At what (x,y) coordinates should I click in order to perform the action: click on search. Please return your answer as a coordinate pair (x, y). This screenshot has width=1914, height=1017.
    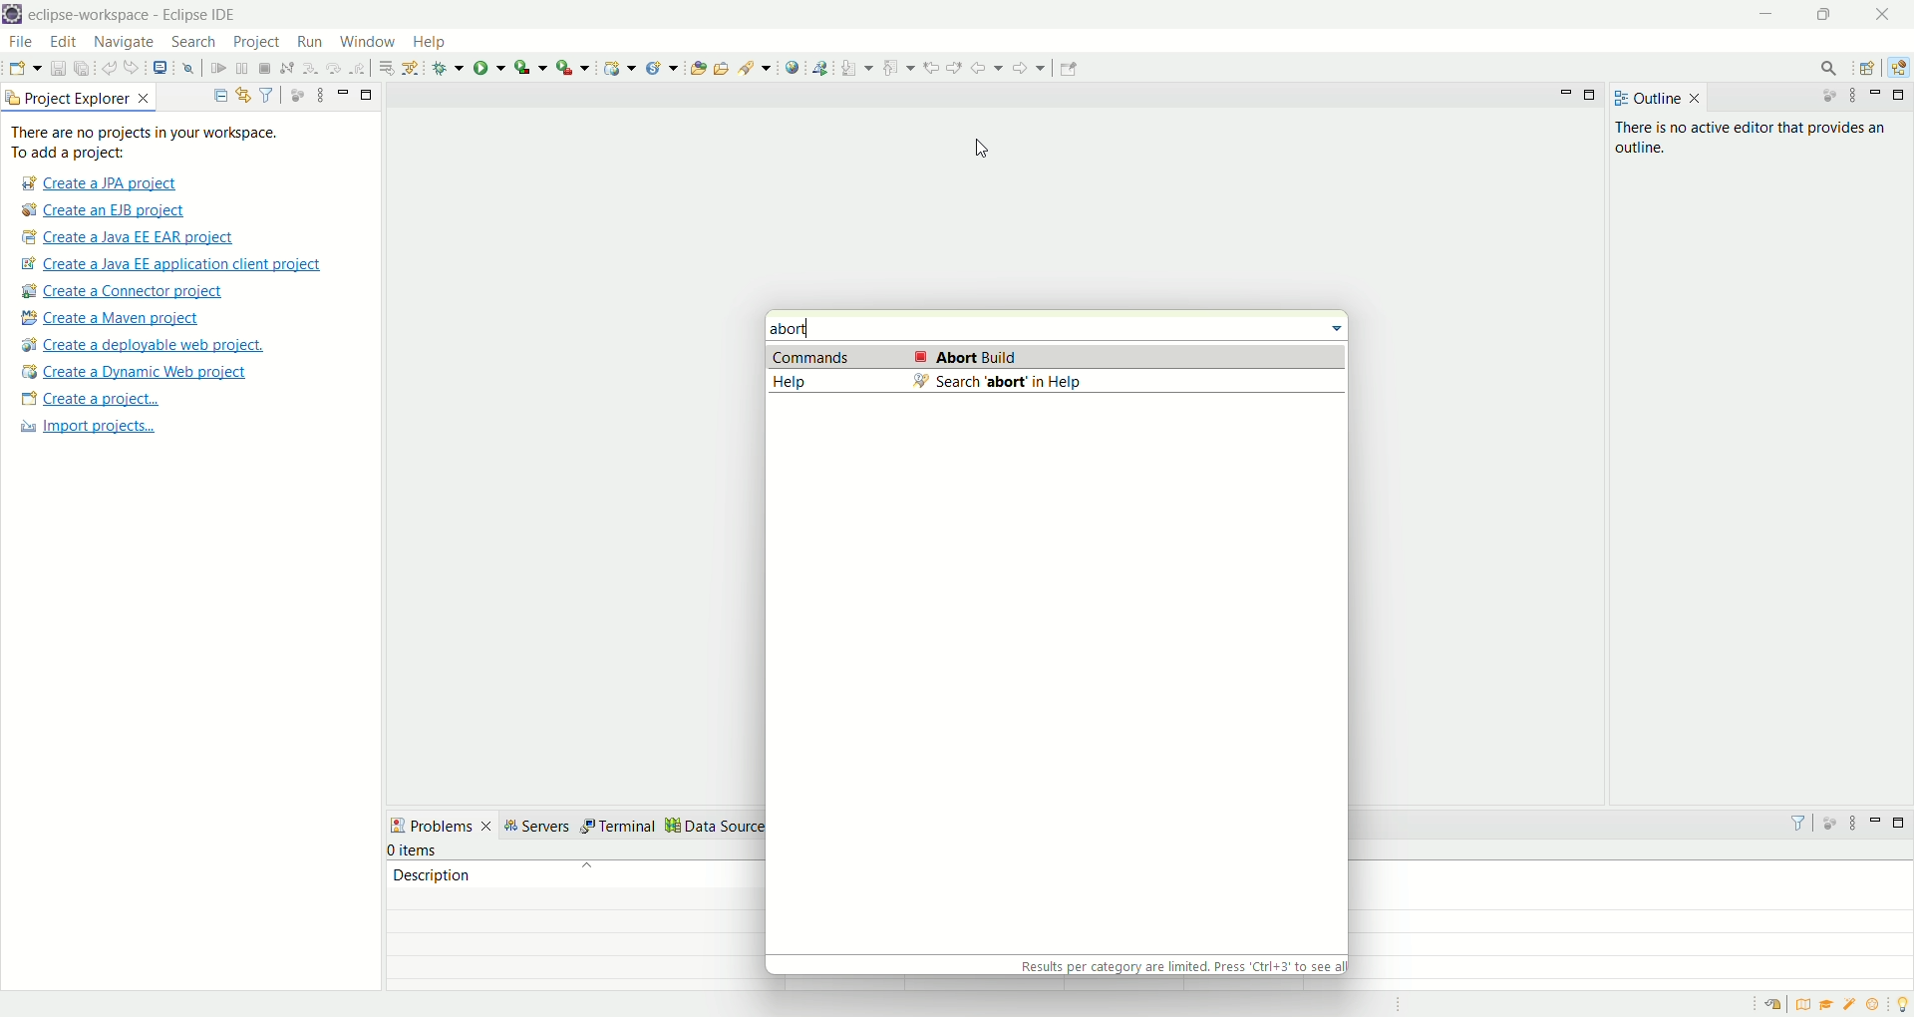
    Looking at the image, I should click on (194, 43).